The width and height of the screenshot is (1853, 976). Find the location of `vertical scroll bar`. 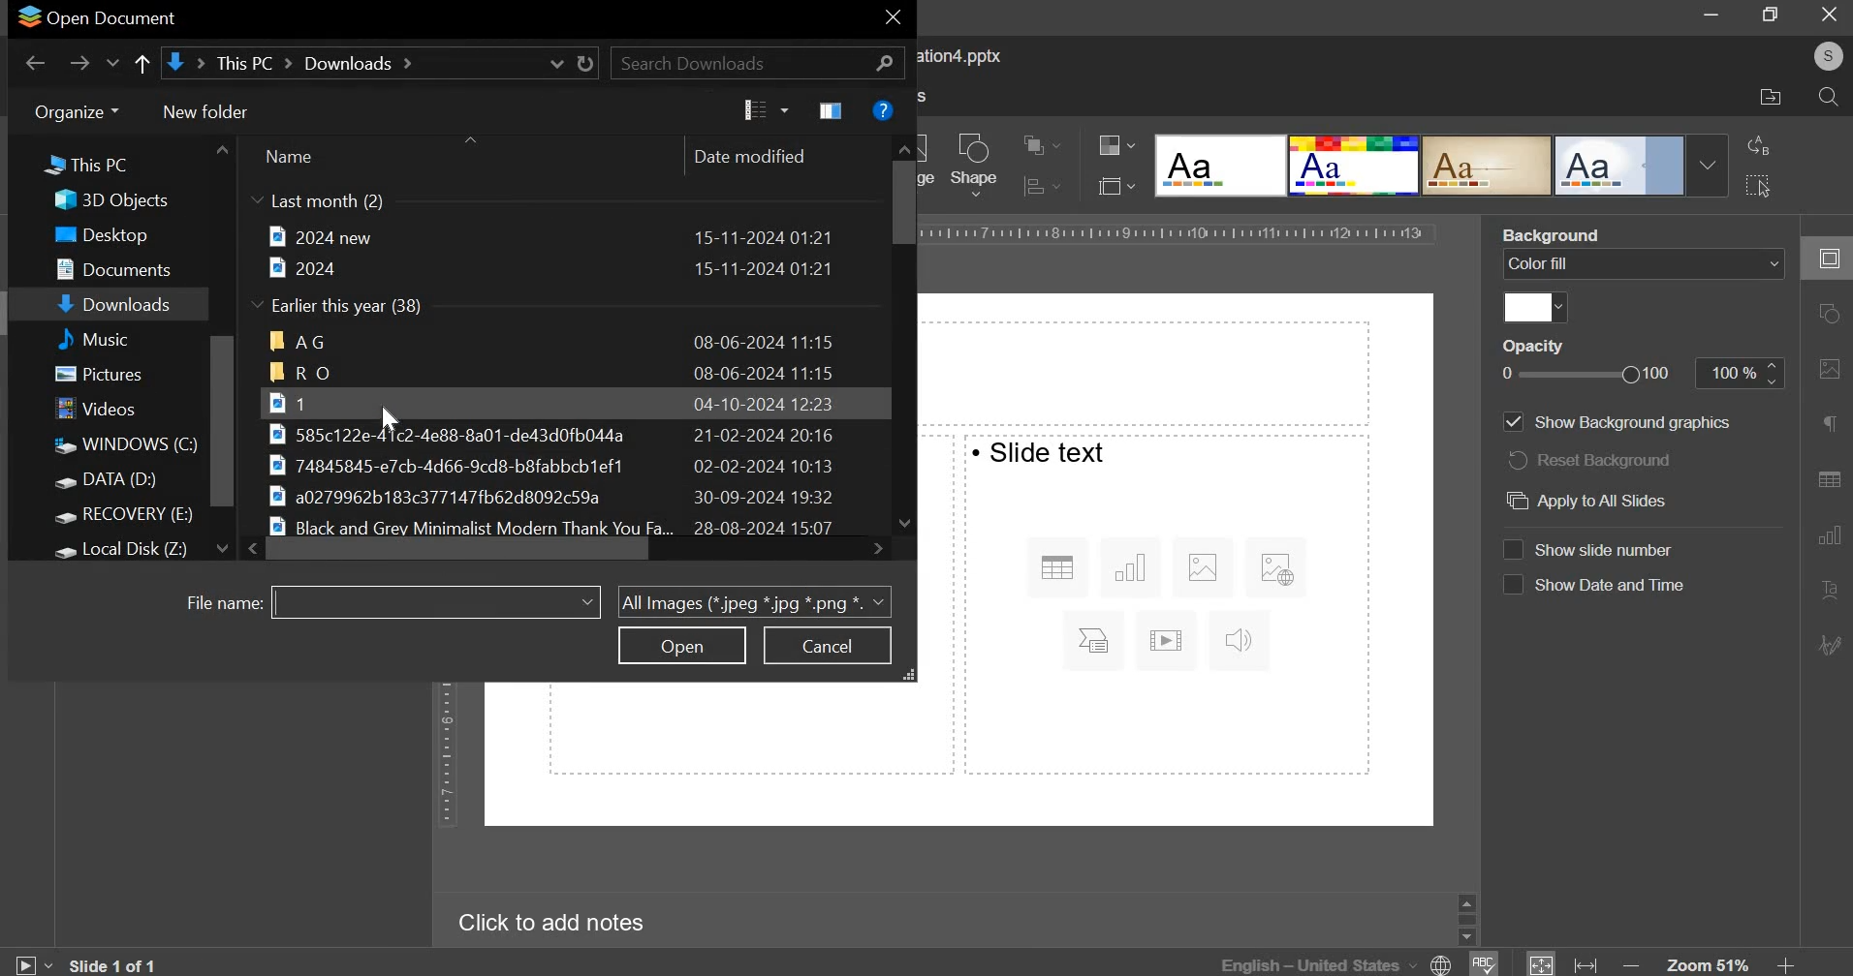

vertical scroll bar is located at coordinates (223, 421).